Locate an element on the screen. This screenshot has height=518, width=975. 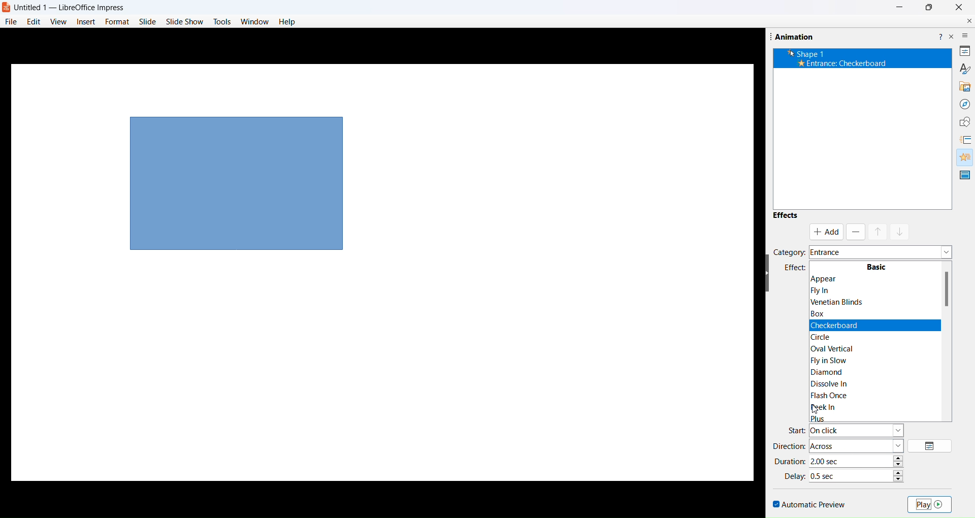
help is located at coordinates (939, 35).